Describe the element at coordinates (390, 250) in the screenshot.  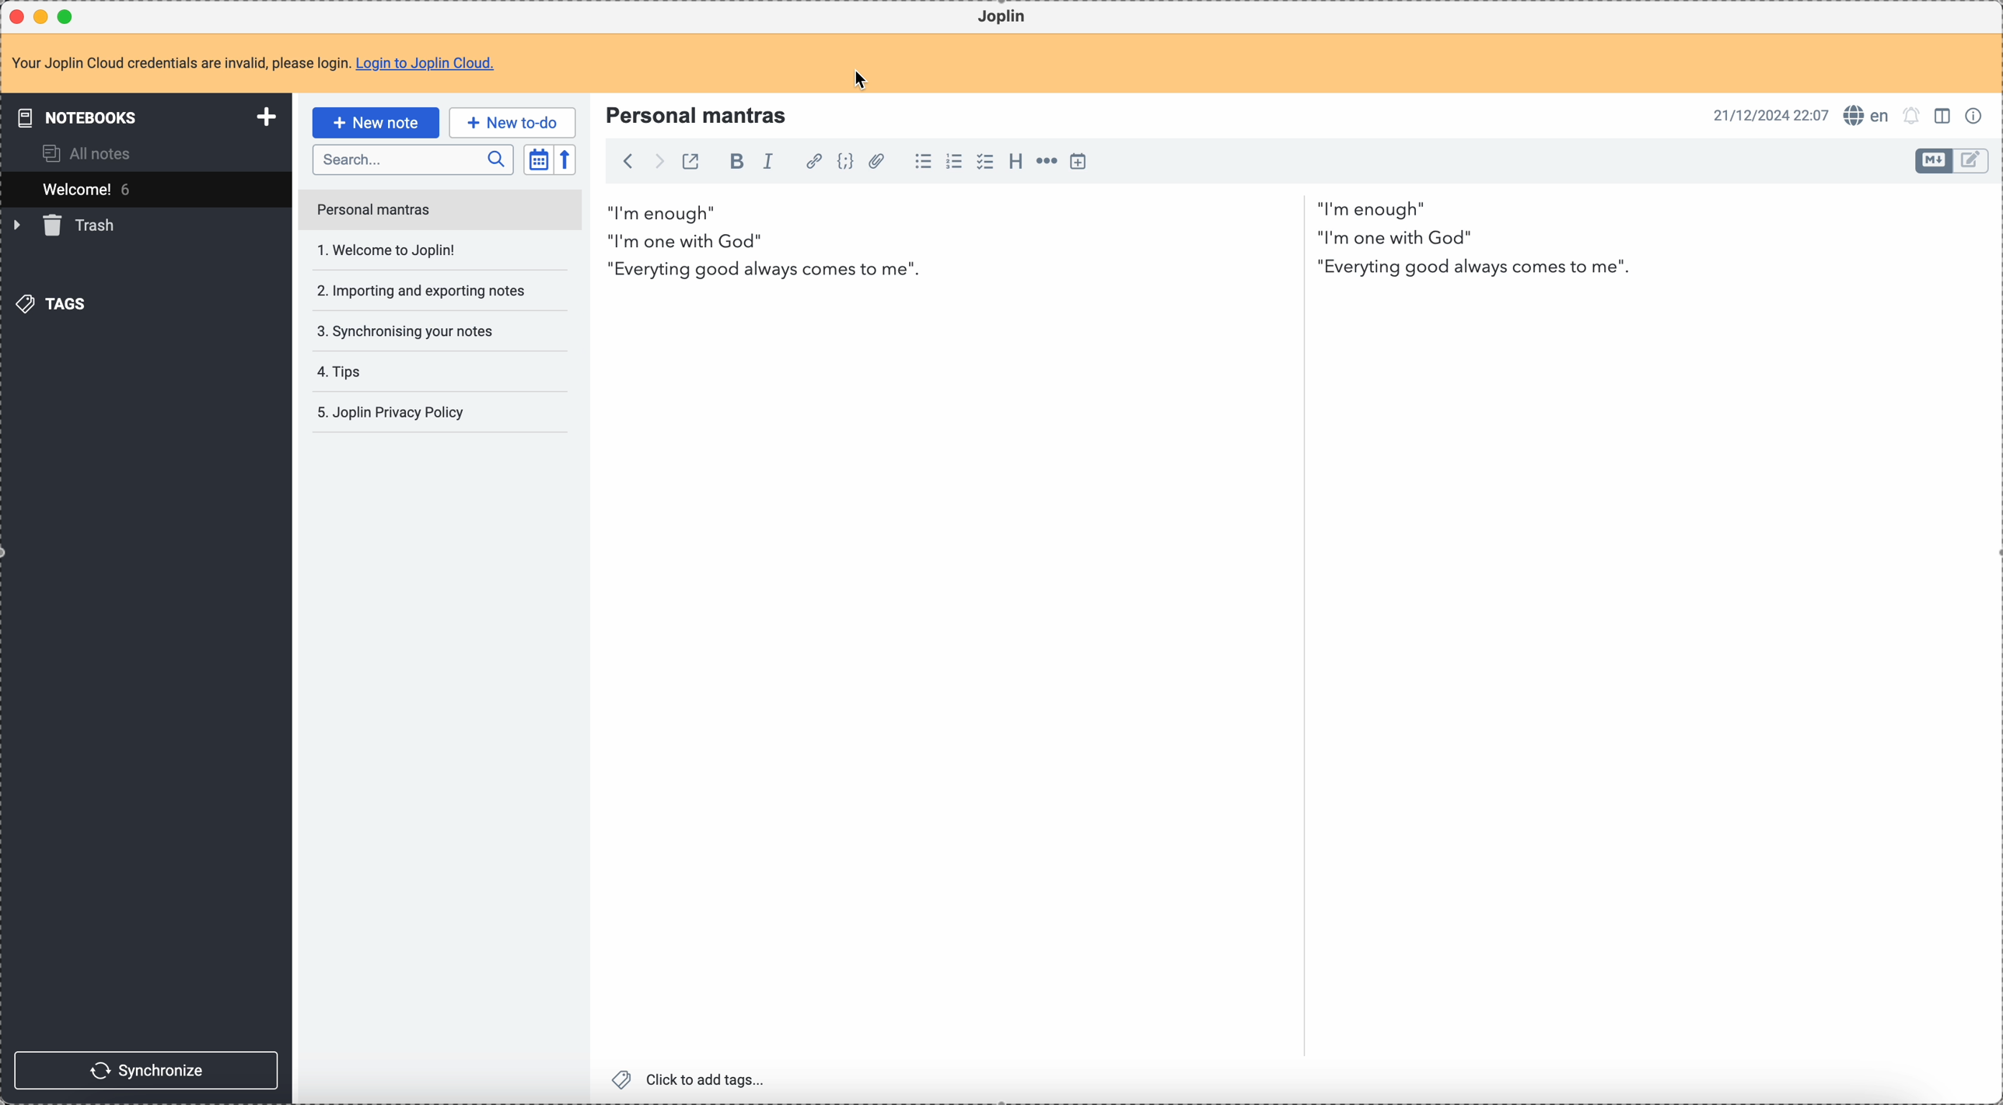
I see `welcome to Joplin` at that location.